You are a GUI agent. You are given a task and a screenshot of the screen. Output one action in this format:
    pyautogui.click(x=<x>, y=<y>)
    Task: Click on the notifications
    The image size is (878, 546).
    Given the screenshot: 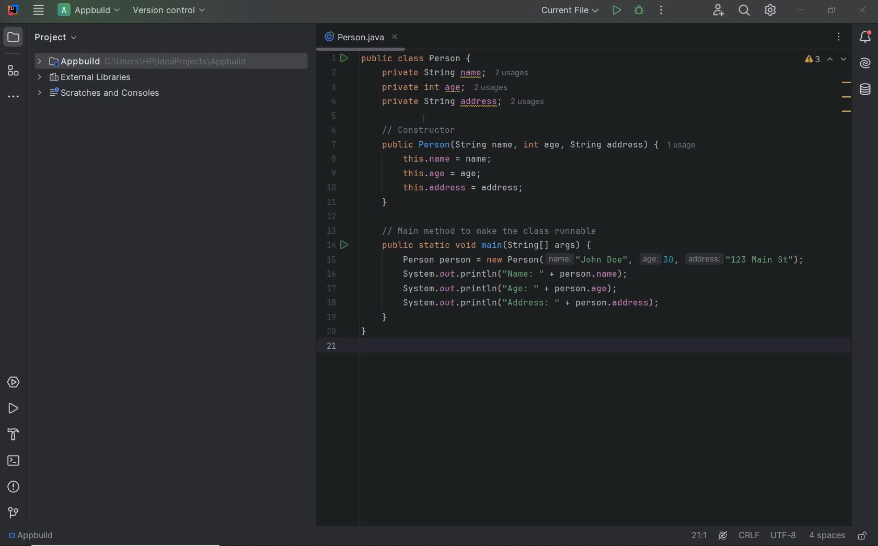 What is the action you would take?
    pyautogui.click(x=868, y=37)
    